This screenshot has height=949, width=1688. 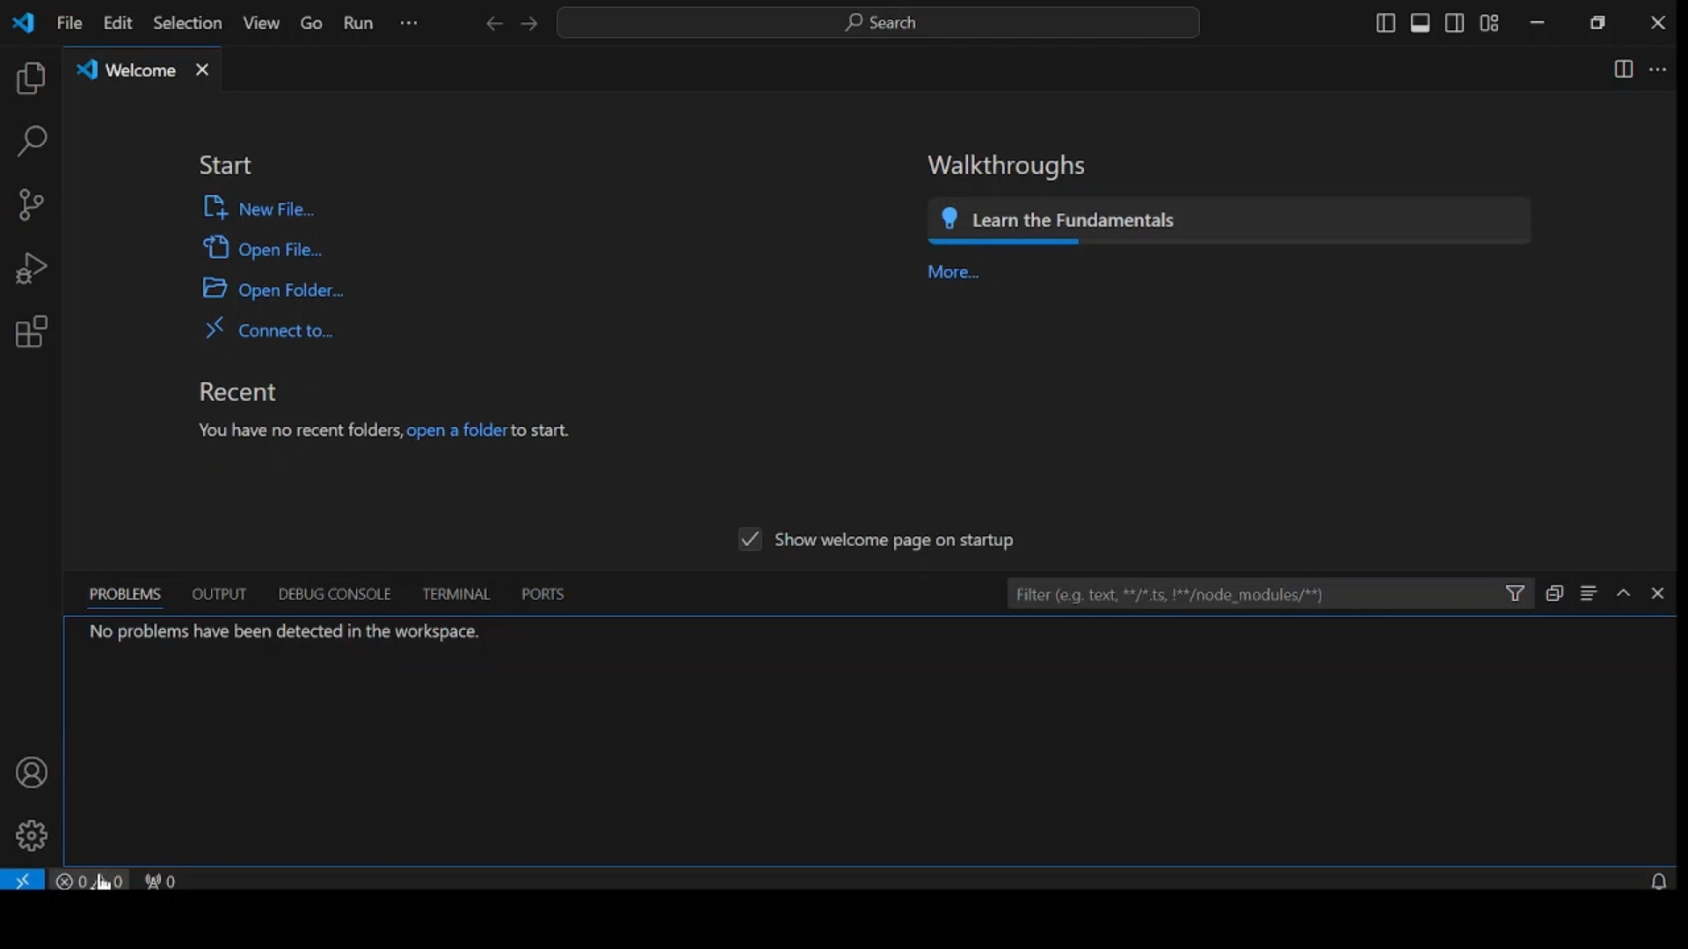 I want to click on open remote window, so click(x=26, y=884).